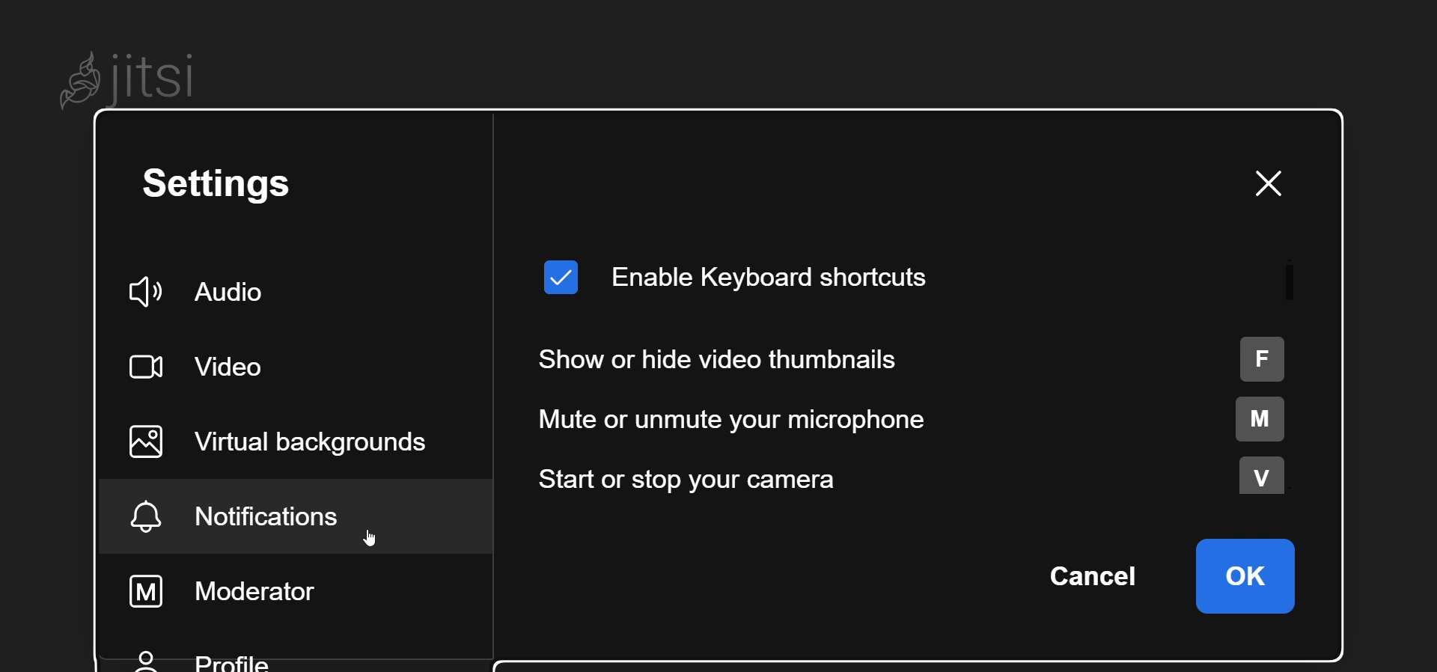  What do you see at coordinates (921, 477) in the screenshot?
I see `start or stop camera` at bounding box center [921, 477].